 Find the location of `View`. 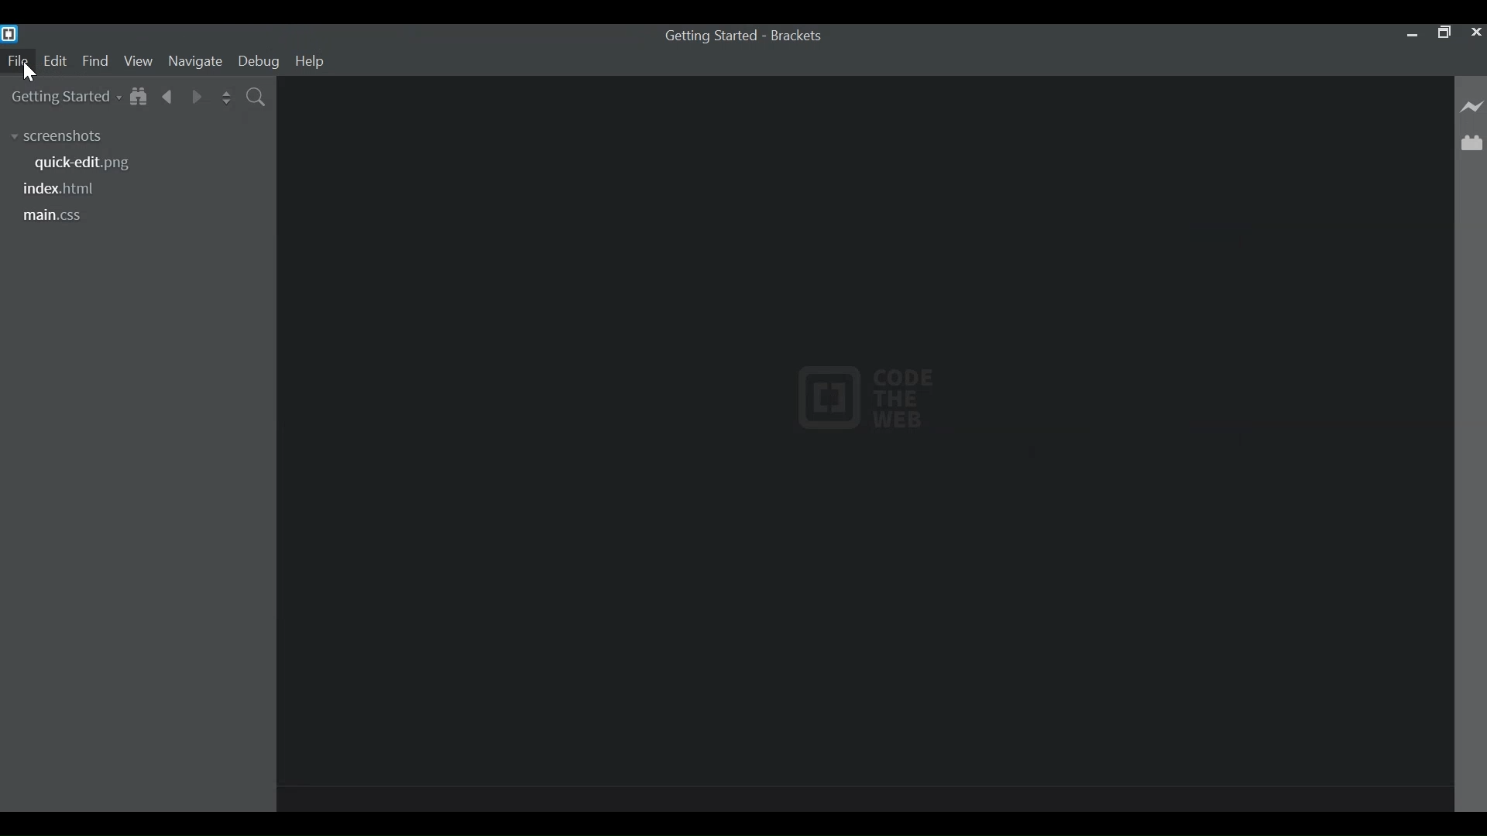

View is located at coordinates (139, 61).